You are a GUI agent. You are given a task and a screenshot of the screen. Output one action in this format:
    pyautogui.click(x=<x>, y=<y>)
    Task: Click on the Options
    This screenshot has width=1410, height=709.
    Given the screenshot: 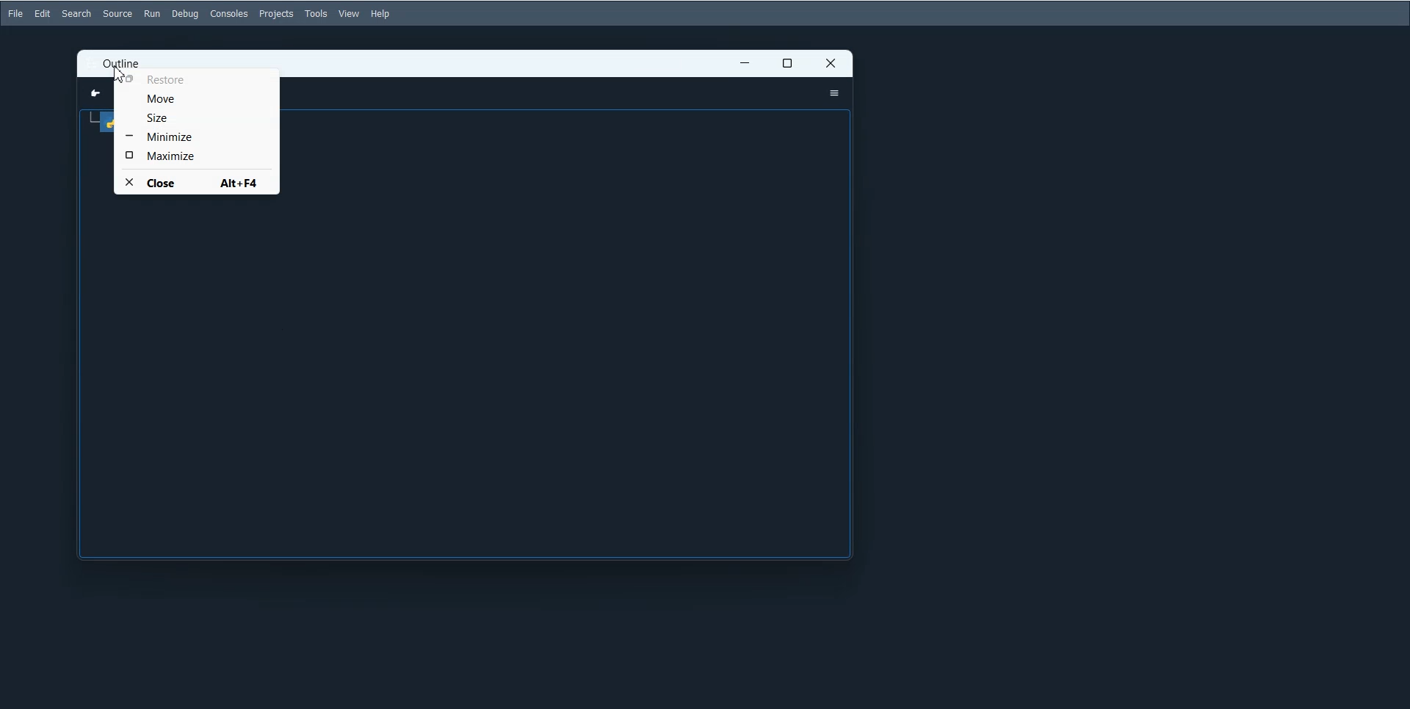 What is the action you would take?
    pyautogui.click(x=834, y=93)
    